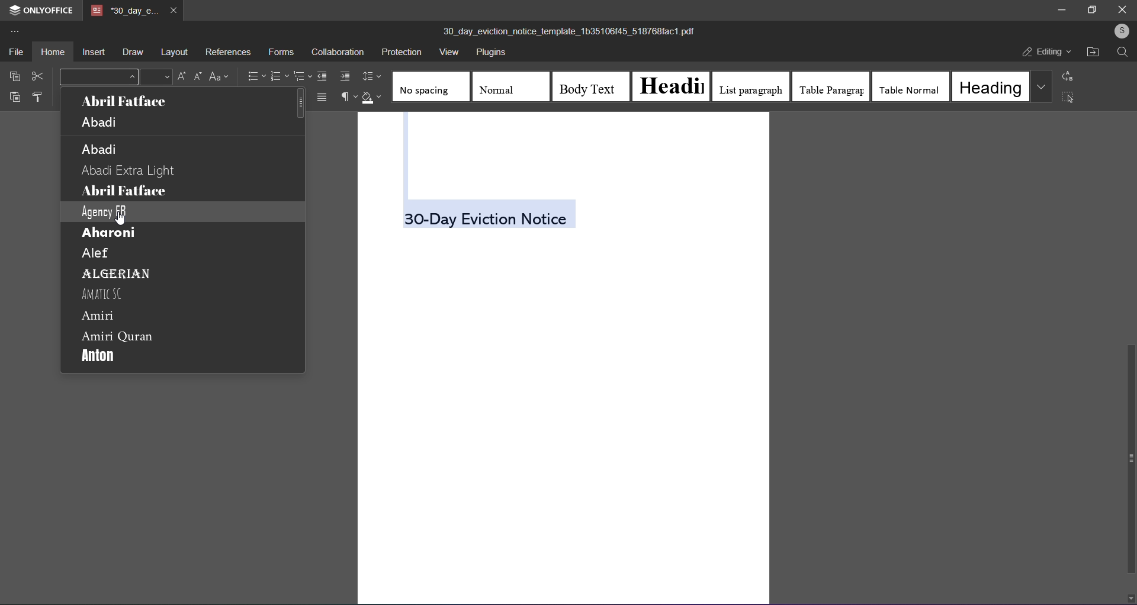  What do you see at coordinates (101, 295) in the screenshot?
I see `amatic sc` at bounding box center [101, 295].